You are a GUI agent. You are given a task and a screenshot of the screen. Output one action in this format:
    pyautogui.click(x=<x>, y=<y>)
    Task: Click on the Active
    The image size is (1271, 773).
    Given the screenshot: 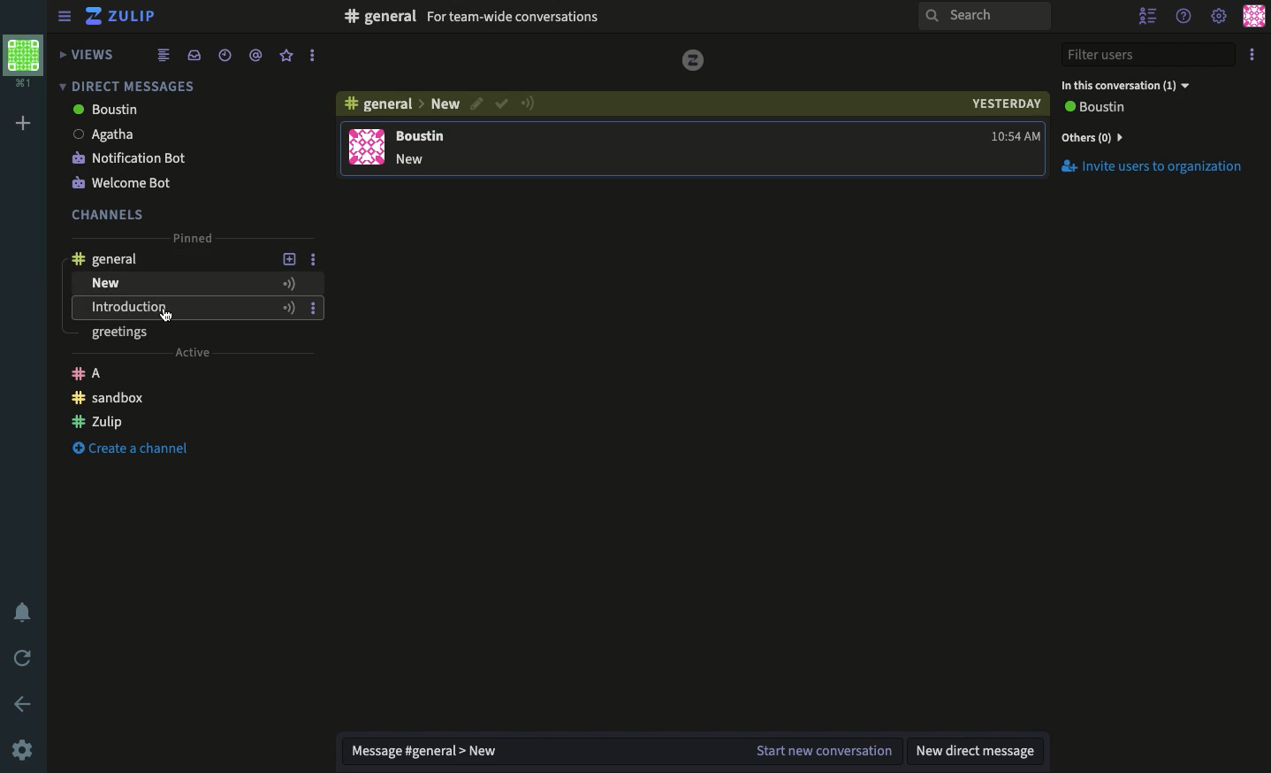 What is the action you would take?
    pyautogui.click(x=528, y=102)
    